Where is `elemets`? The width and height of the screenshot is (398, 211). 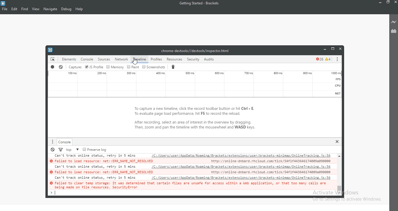
elemets is located at coordinates (68, 59).